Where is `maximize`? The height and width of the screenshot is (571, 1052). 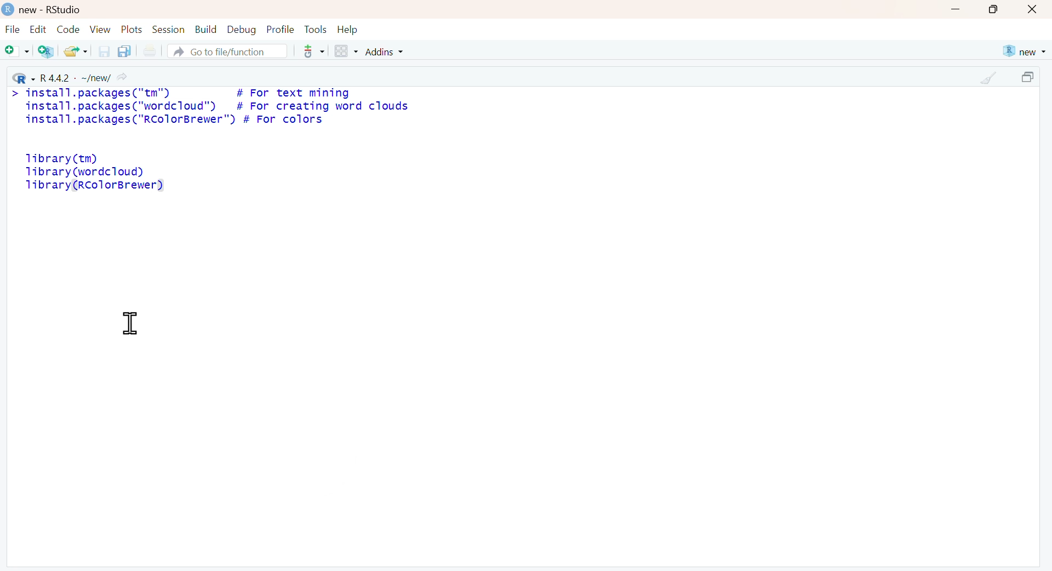
maximize is located at coordinates (996, 9).